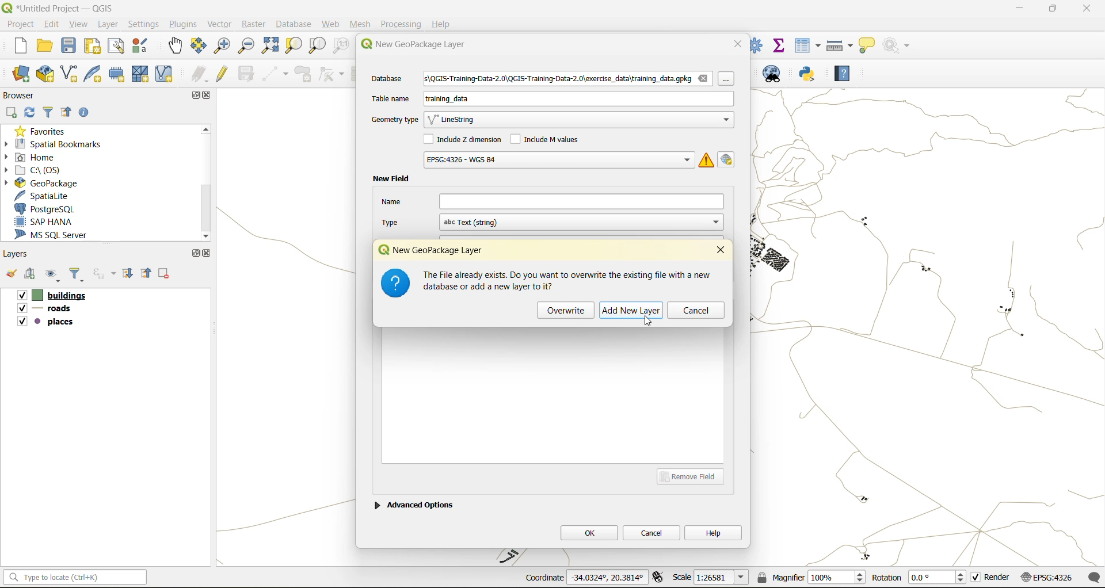 The height and width of the screenshot is (588, 1105). What do you see at coordinates (391, 79) in the screenshot?
I see `database` at bounding box center [391, 79].